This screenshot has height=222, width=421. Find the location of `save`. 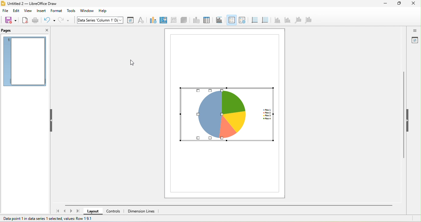

save is located at coordinates (10, 20).